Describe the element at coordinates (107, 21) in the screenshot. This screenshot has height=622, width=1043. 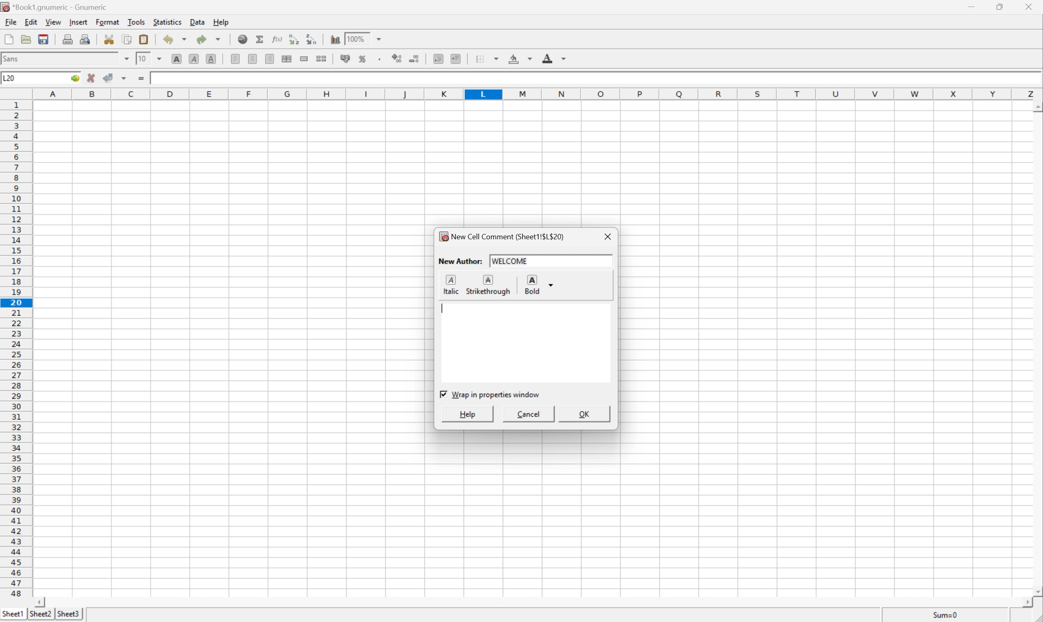
I see `Format` at that location.